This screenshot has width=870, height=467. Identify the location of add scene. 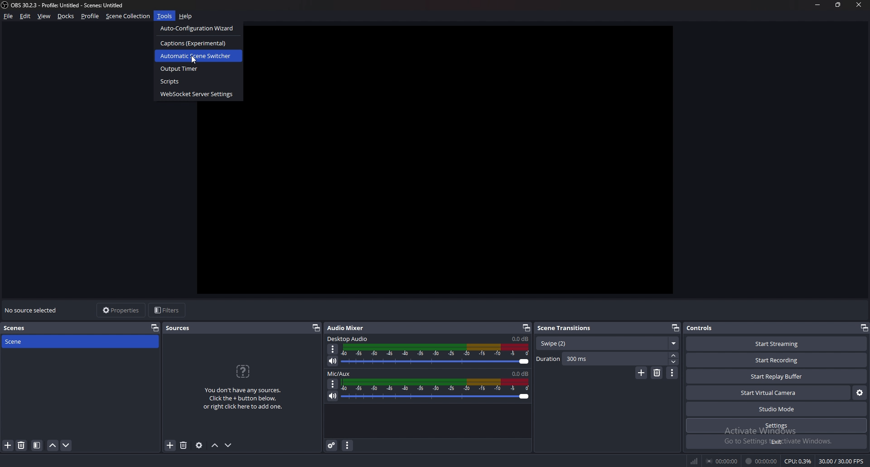
(8, 445).